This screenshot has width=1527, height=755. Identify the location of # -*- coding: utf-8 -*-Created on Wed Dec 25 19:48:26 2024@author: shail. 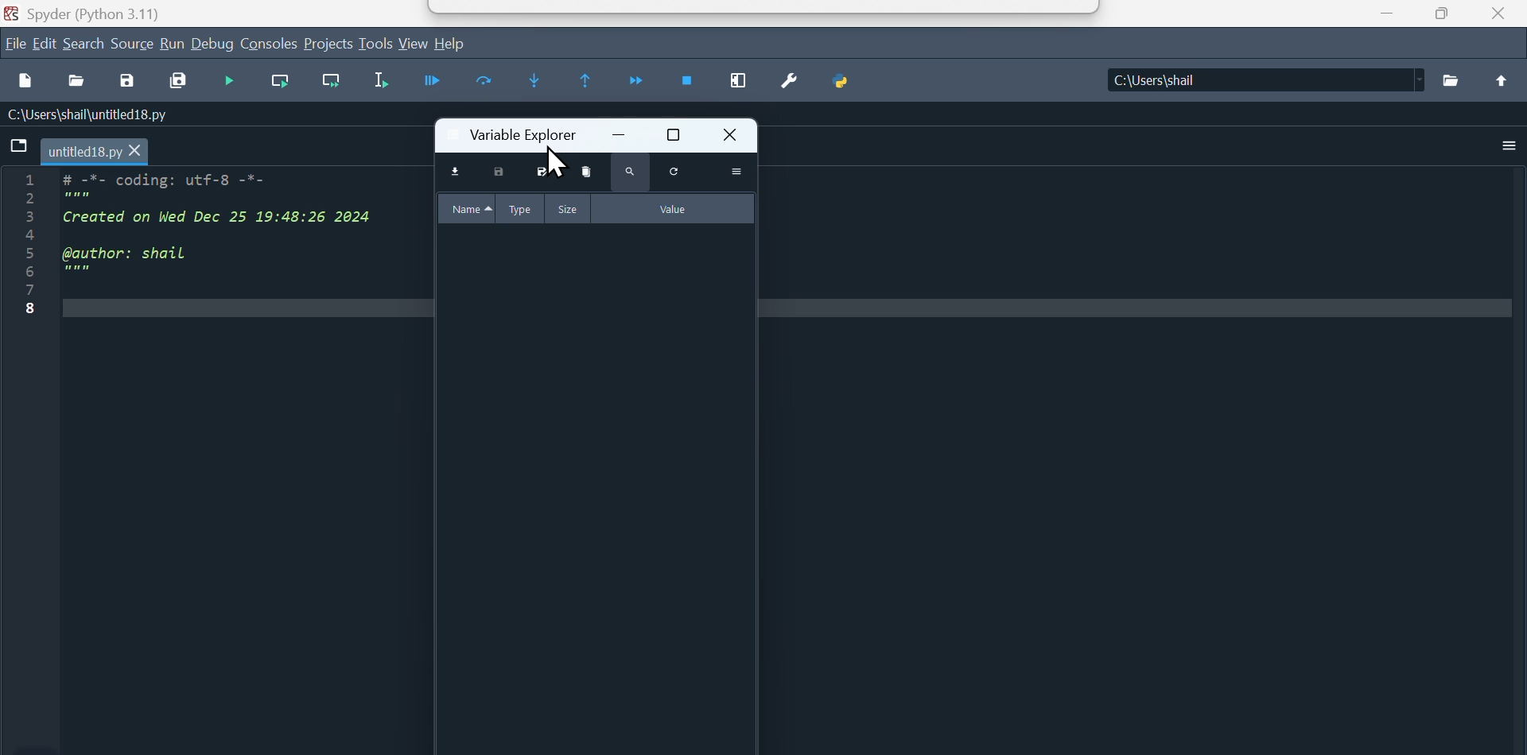
(239, 262).